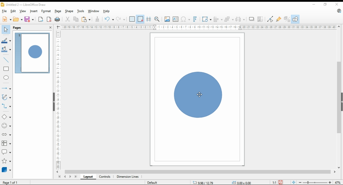  Describe the element at coordinates (337, 4) in the screenshot. I see `close window` at that location.